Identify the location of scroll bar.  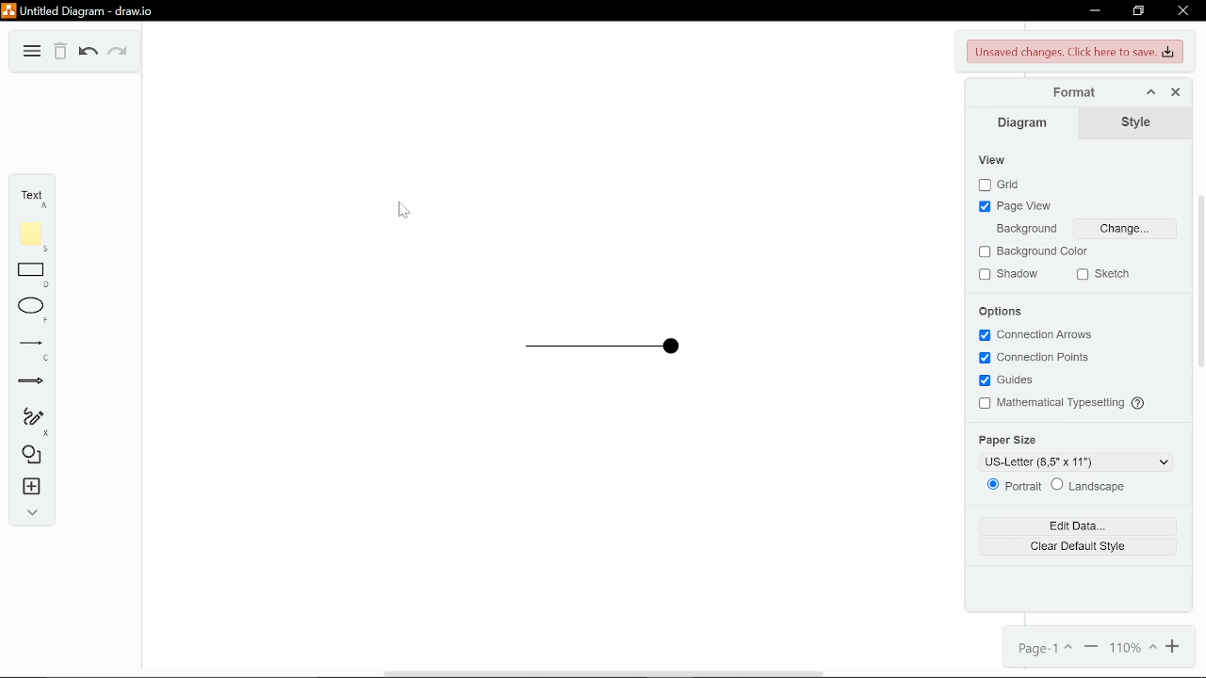
(1201, 282).